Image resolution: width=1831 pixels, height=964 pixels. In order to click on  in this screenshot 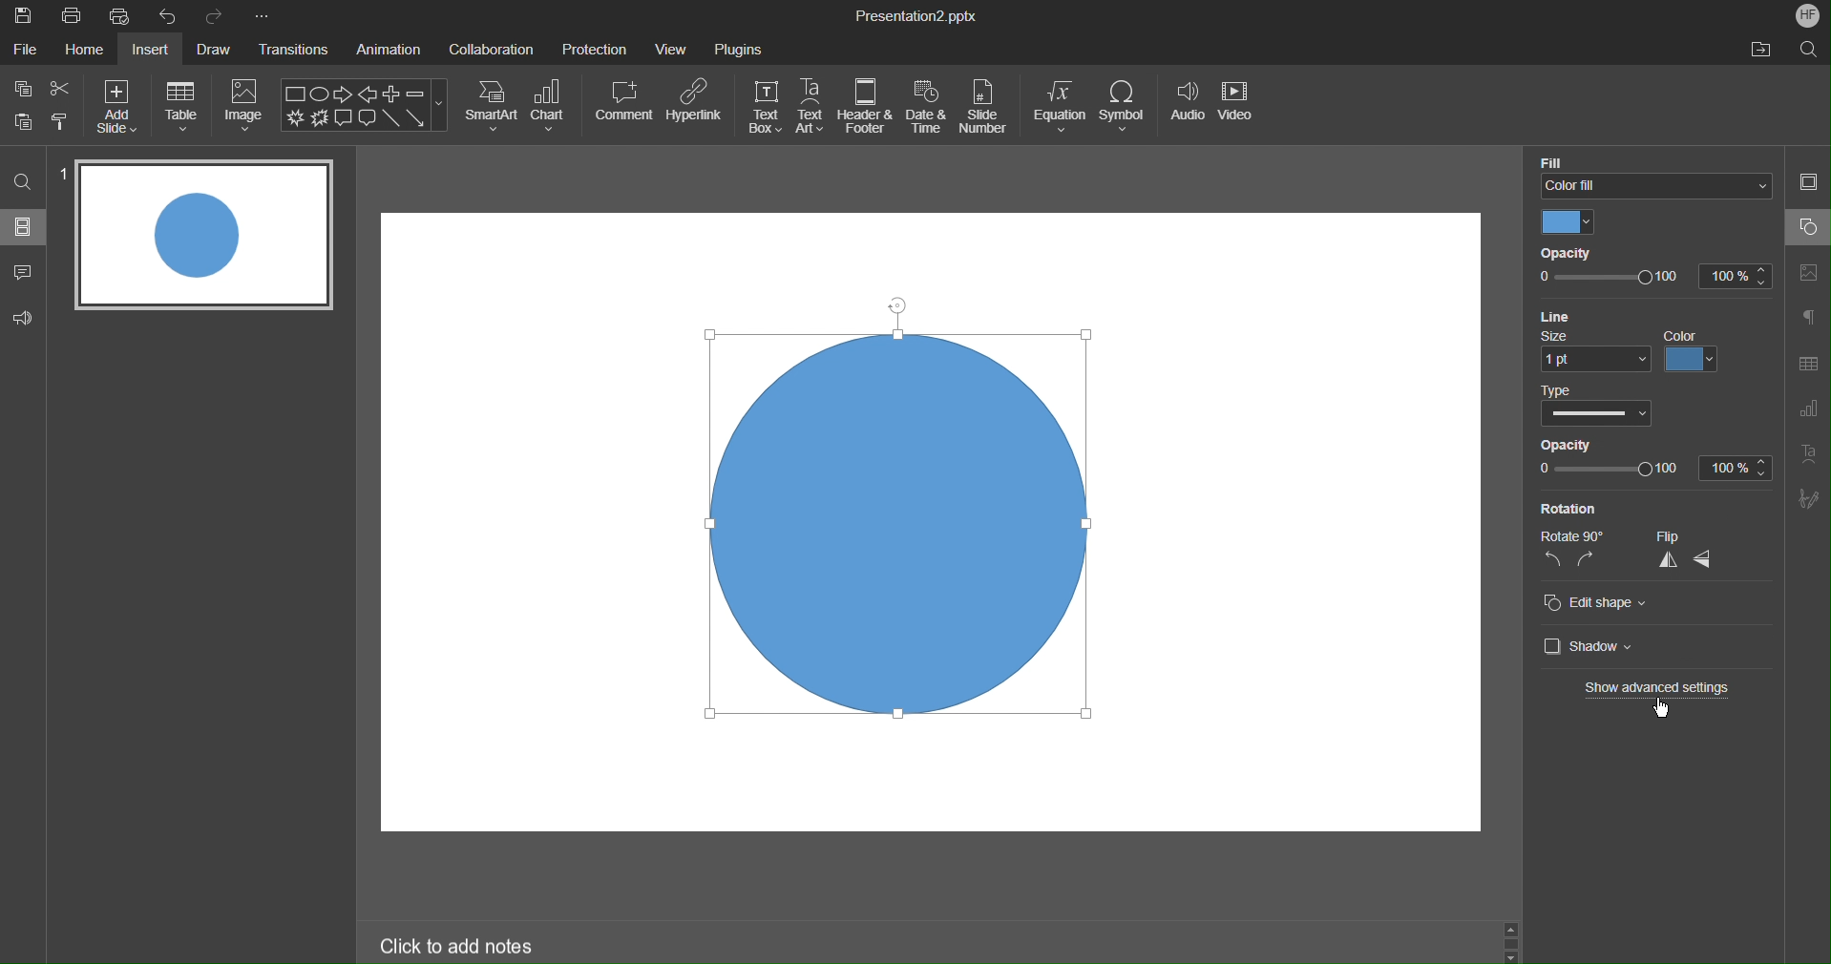, I will do `click(24, 120)`.